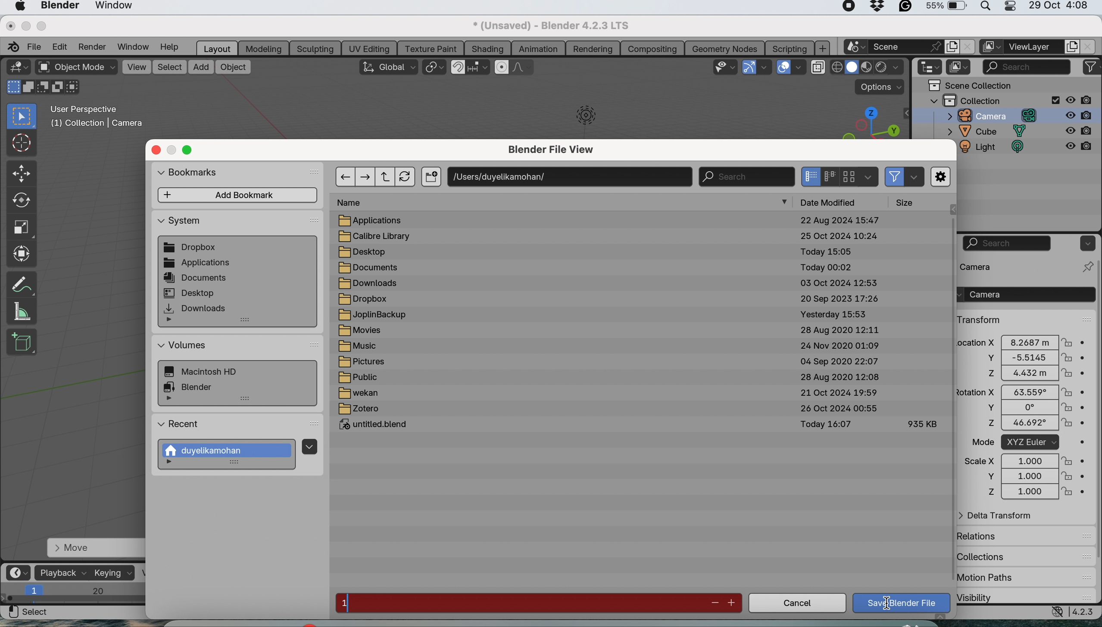 The height and width of the screenshot is (627, 1102). I want to click on editor type, so click(17, 67).